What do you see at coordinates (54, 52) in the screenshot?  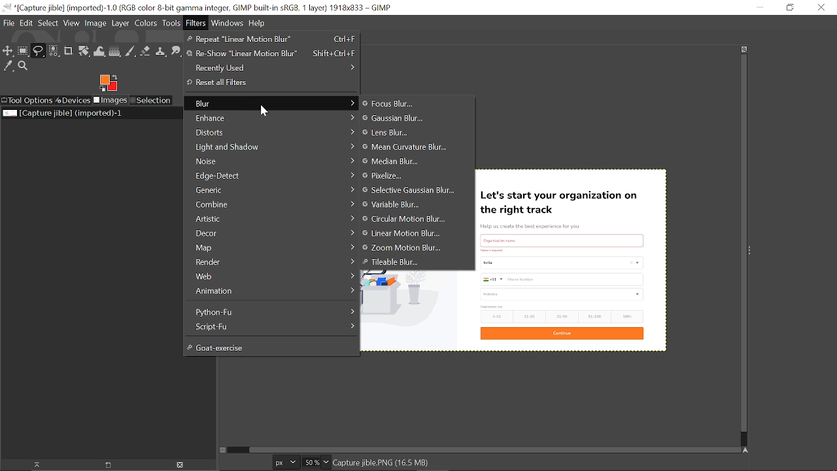 I see `Select by color` at bounding box center [54, 52].